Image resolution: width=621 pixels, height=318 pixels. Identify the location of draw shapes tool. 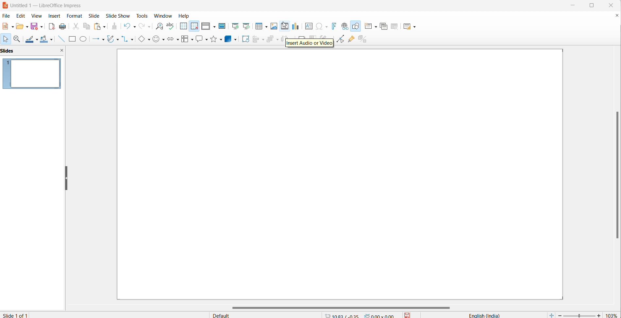
(357, 26).